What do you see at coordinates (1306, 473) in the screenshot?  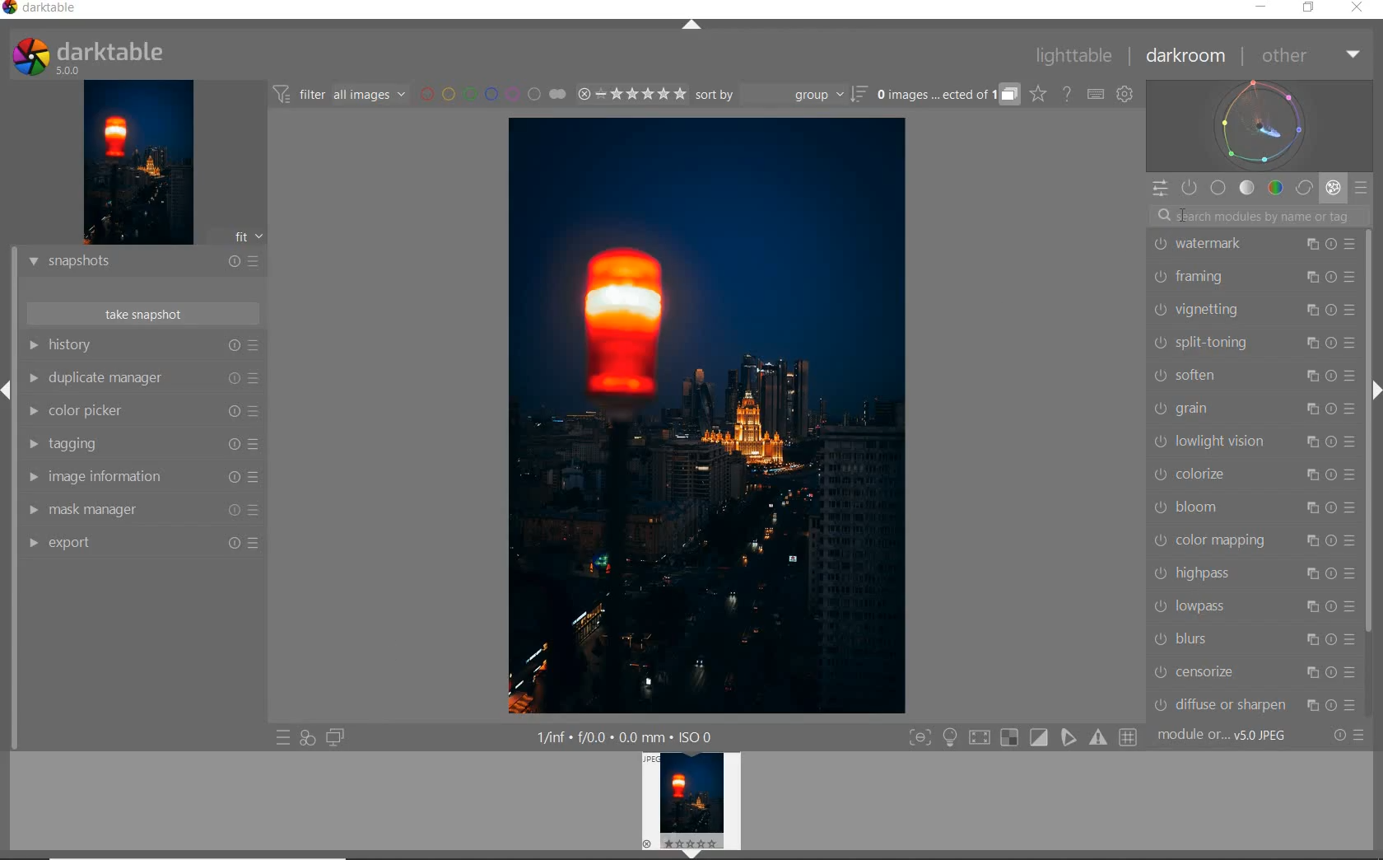 I see `Multiple instance` at bounding box center [1306, 473].